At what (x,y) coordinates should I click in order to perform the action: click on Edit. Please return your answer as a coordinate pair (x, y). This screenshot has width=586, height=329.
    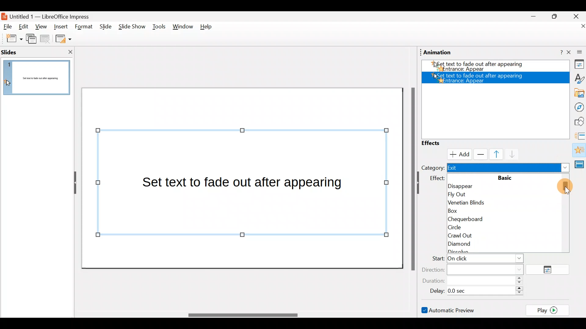
    Looking at the image, I should click on (26, 27).